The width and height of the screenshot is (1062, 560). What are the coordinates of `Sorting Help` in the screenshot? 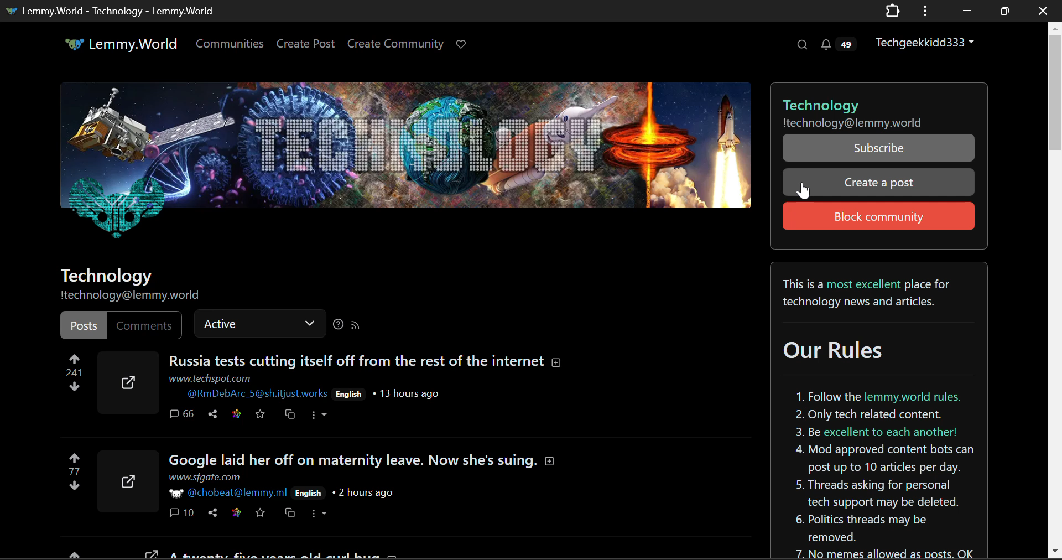 It's located at (337, 324).